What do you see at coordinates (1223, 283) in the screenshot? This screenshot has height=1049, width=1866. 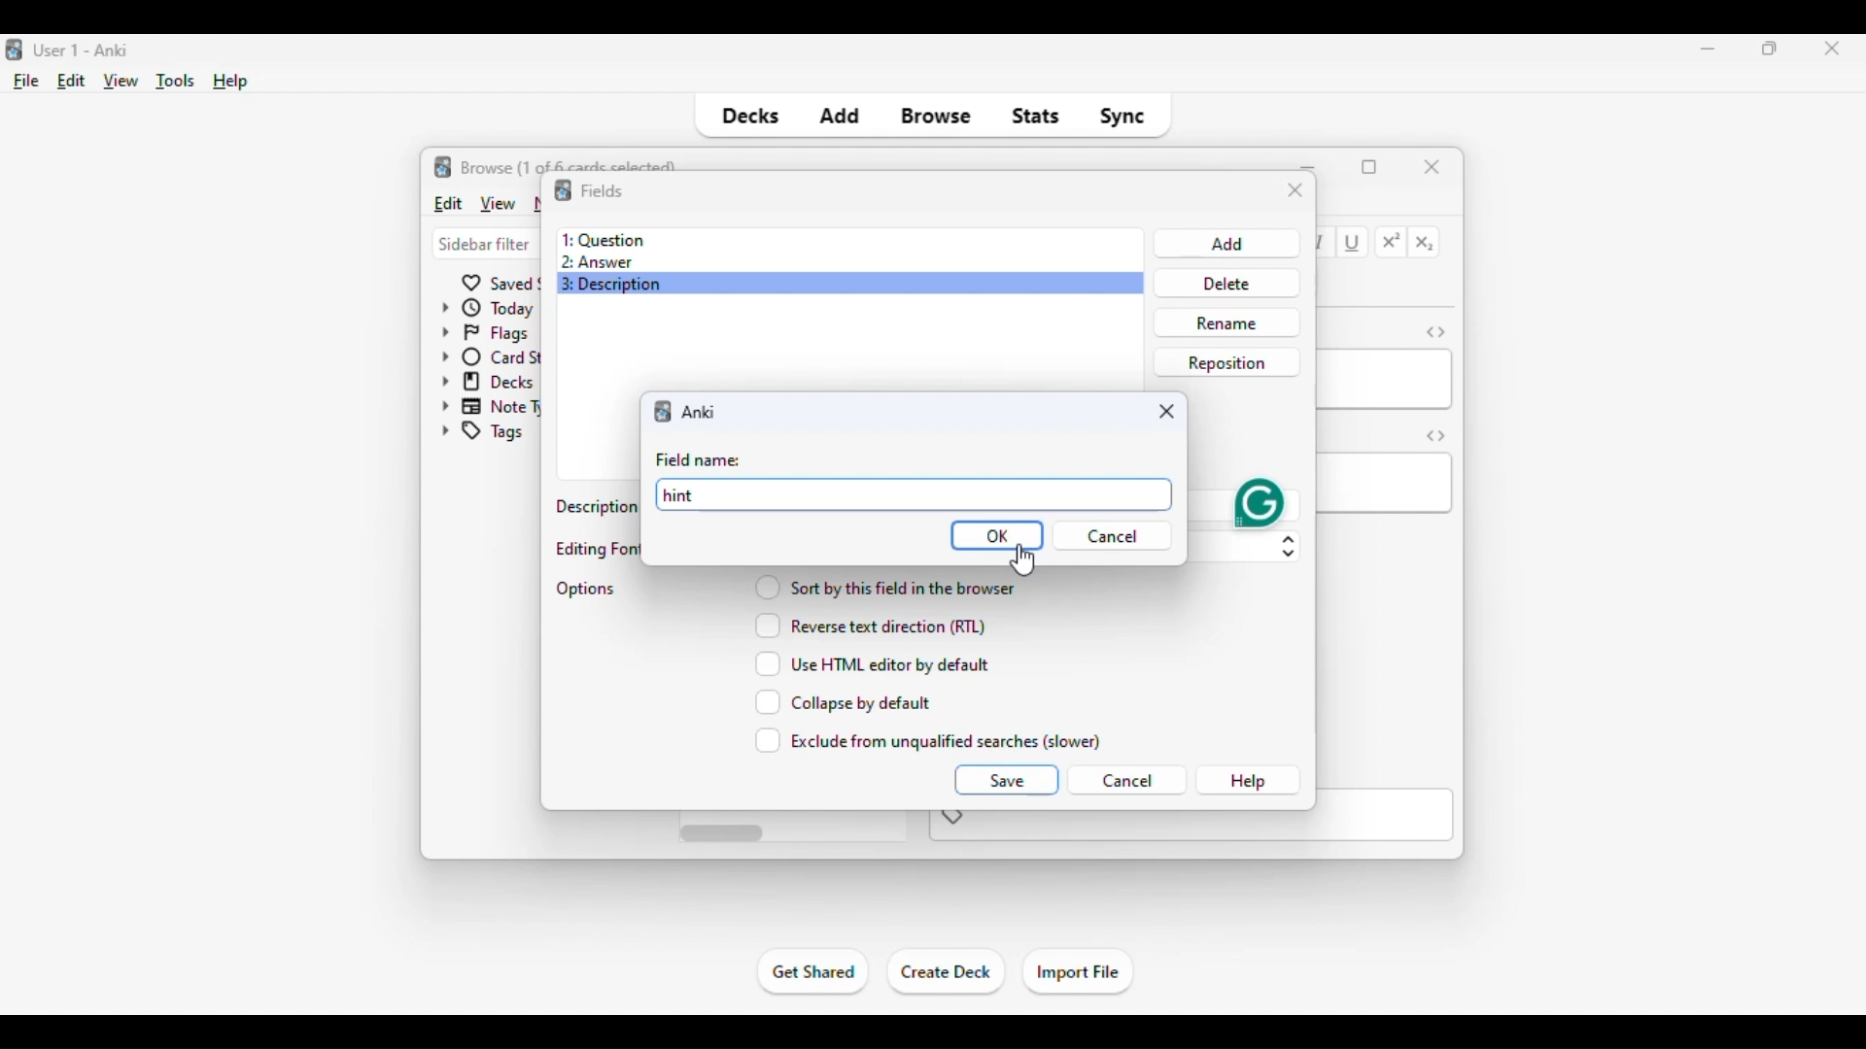 I see `delete` at bounding box center [1223, 283].